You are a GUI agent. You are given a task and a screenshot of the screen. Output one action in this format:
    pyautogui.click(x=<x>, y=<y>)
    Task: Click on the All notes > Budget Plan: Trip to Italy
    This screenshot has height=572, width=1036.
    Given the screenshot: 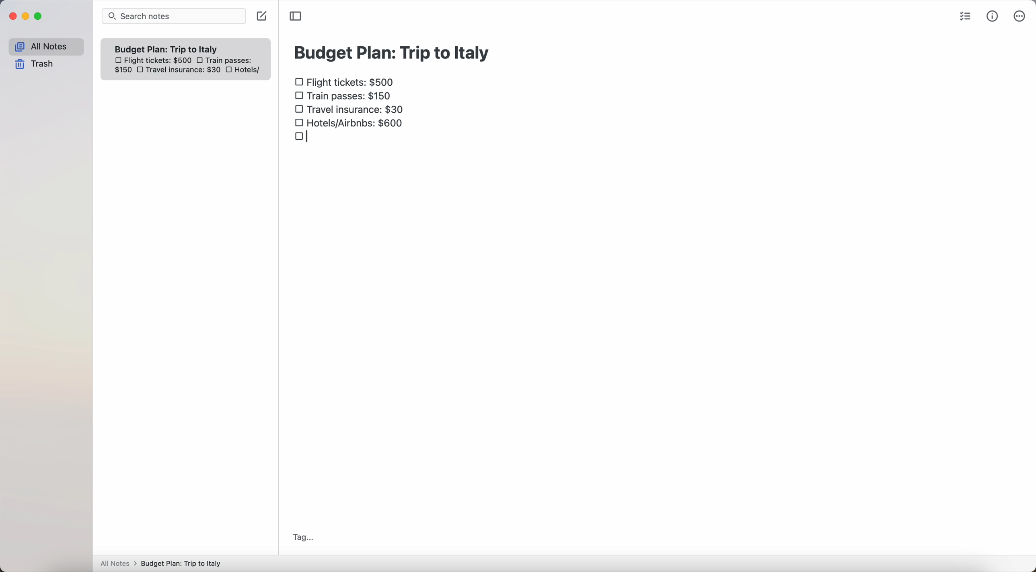 What is the action you would take?
    pyautogui.click(x=164, y=563)
    